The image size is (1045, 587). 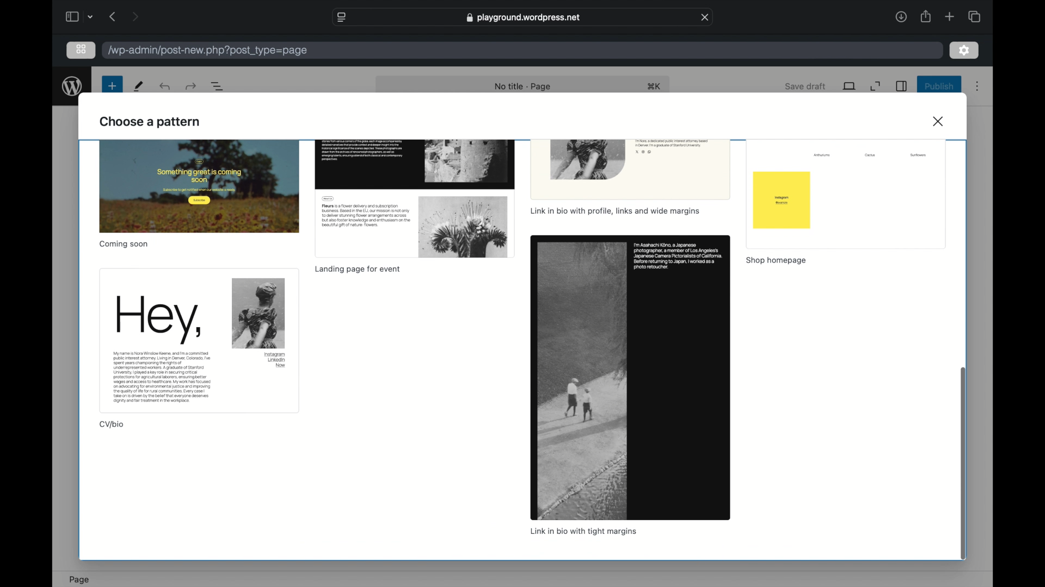 I want to click on dropdown, so click(x=91, y=17).